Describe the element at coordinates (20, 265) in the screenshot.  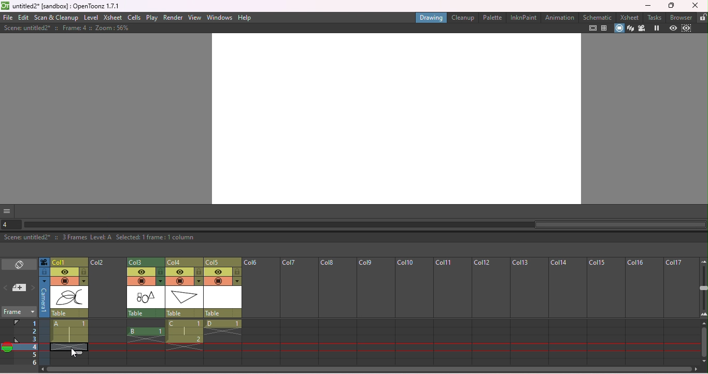
I see `Toggle Xsheet/Timeline` at that location.